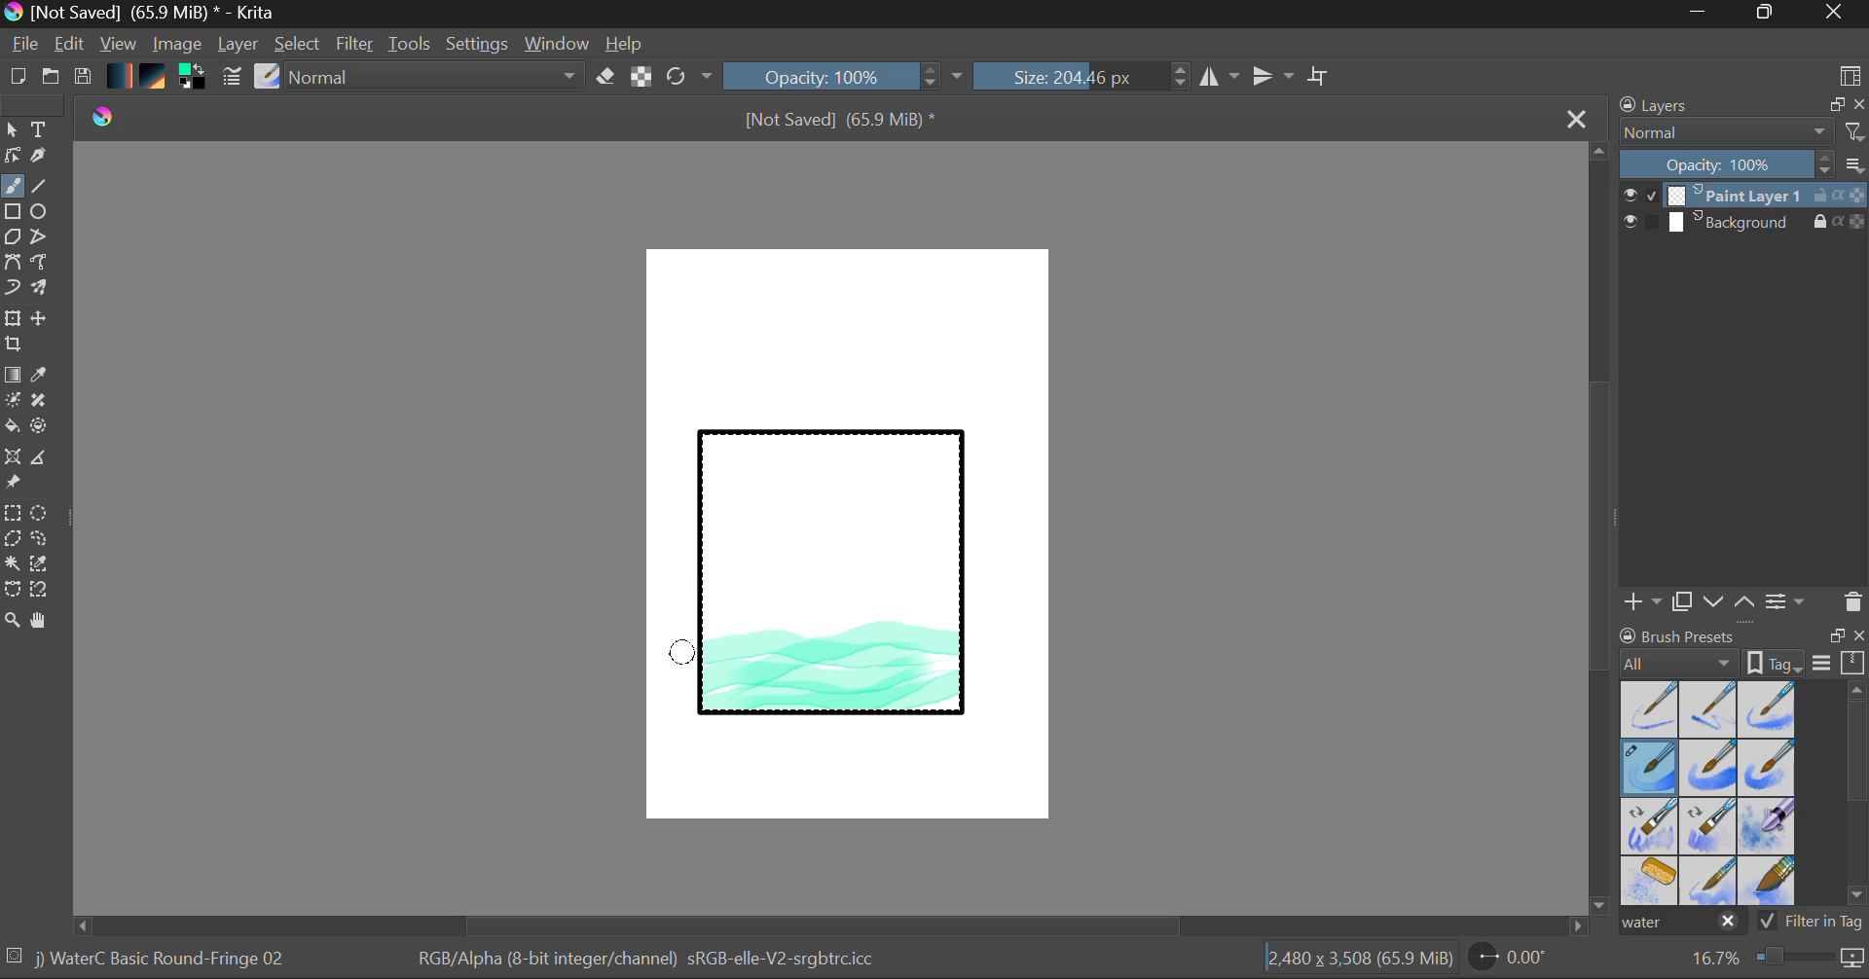  Describe the element at coordinates (194, 78) in the screenshot. I see `Colors in use` at that location.